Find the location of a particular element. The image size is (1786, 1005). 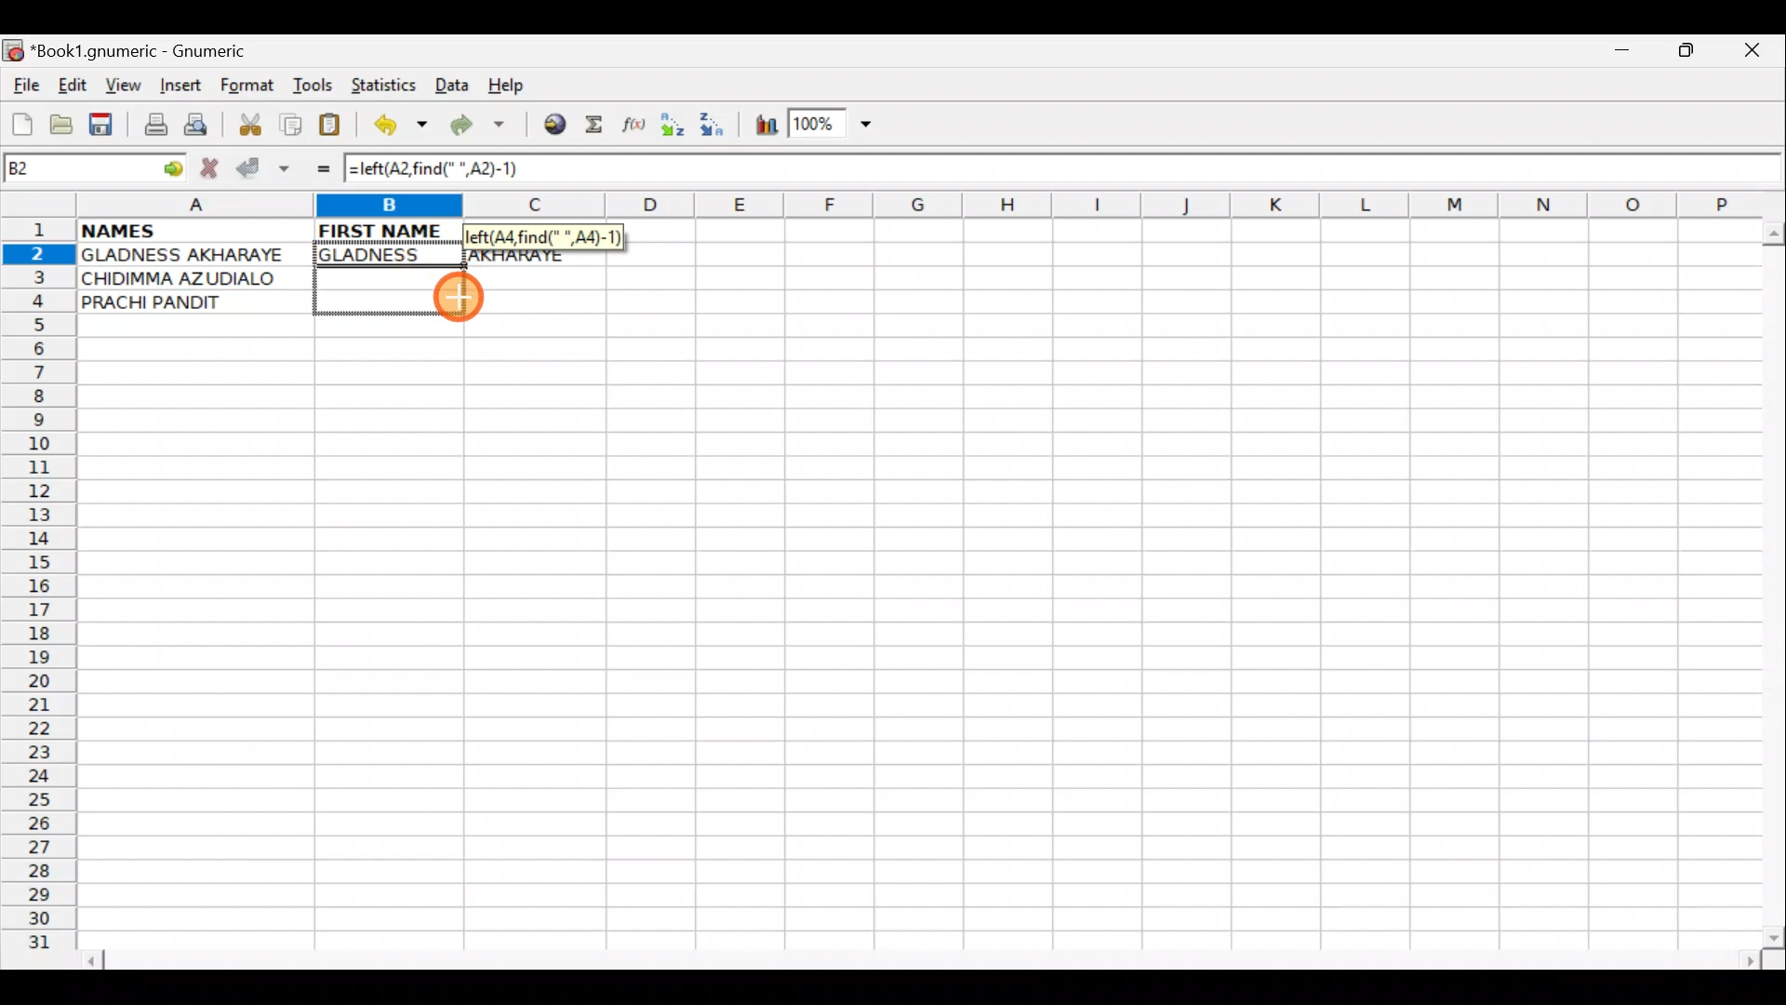

Cancel change is located at coordinates (214, 165).